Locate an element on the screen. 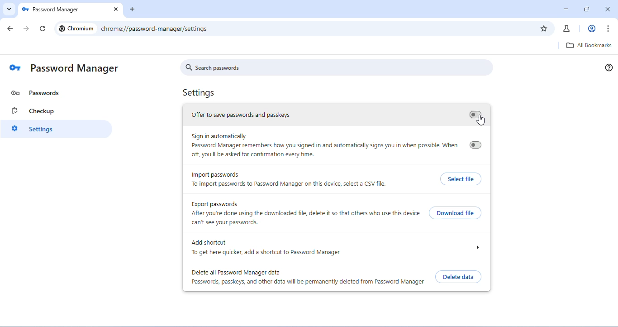 This screenshot has height=327, width=618. settings is located at coordinates (57, 130).